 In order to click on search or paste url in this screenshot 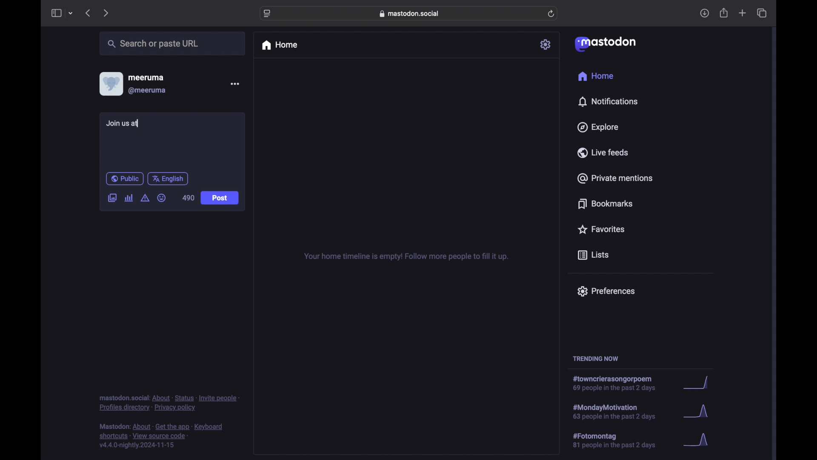, I will do `click(153, 44)`.